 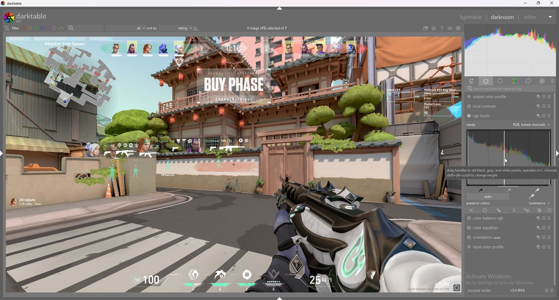 I want to click on search modules, so click(x=509, y=89).